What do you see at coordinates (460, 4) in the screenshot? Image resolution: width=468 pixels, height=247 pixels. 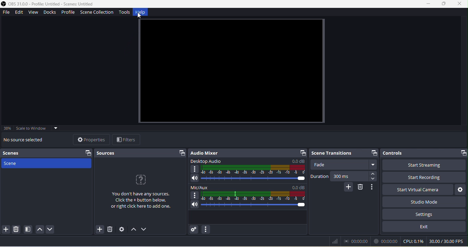 I see `close` at bounding box center [460, 4].